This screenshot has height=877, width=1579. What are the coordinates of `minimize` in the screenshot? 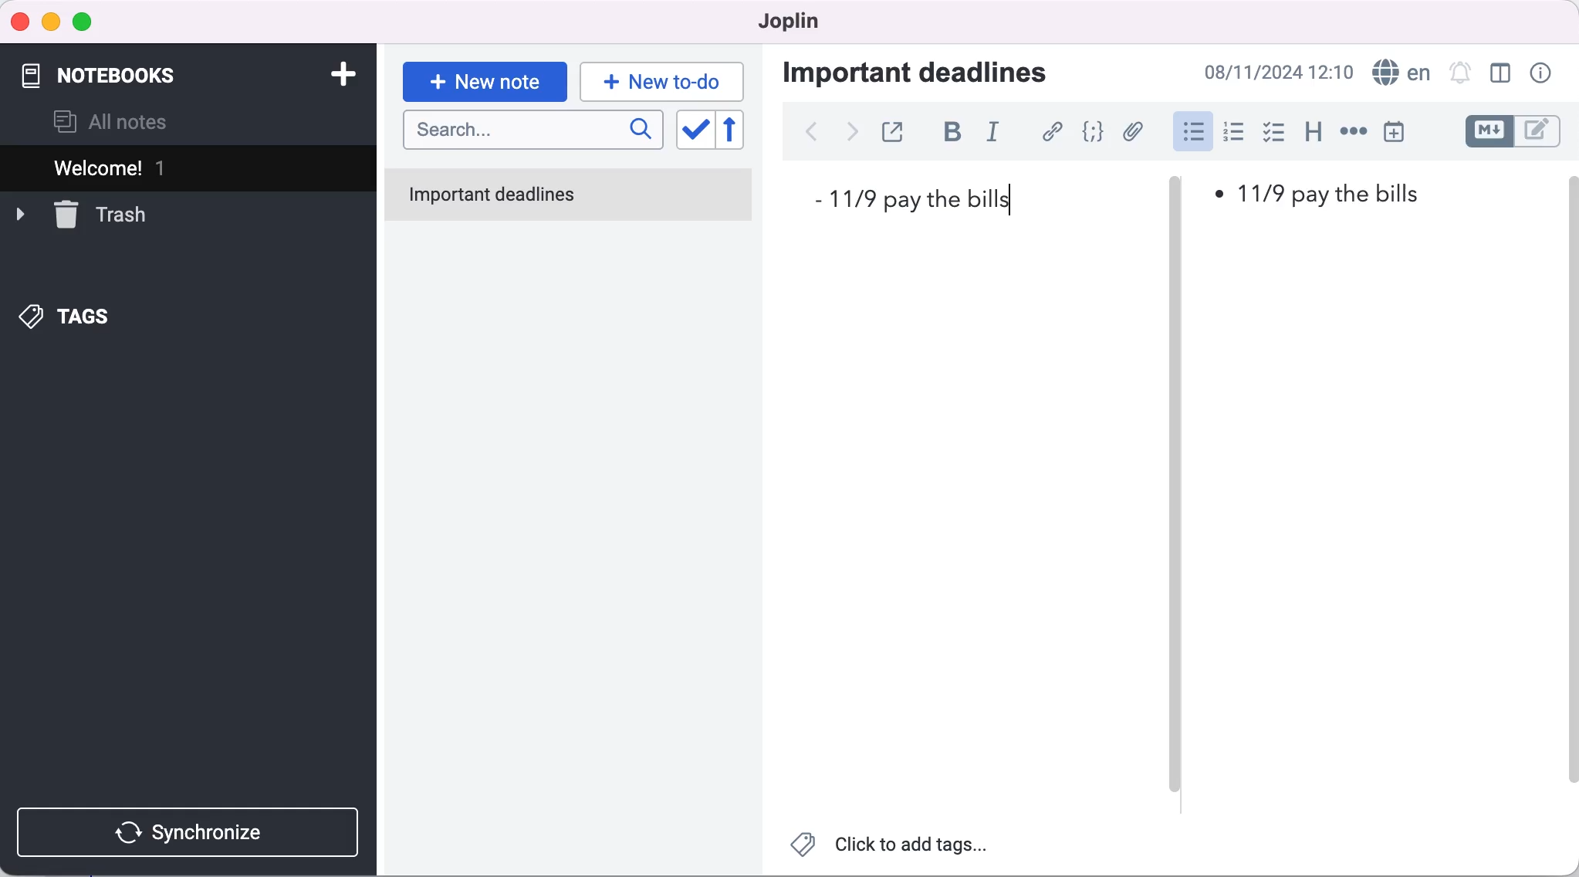 It's located at (52, 21).